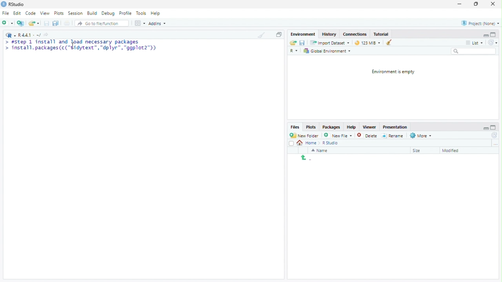  Describe the element at coordinates (311, 127) in the screenshot. I see `Plots` at that location.